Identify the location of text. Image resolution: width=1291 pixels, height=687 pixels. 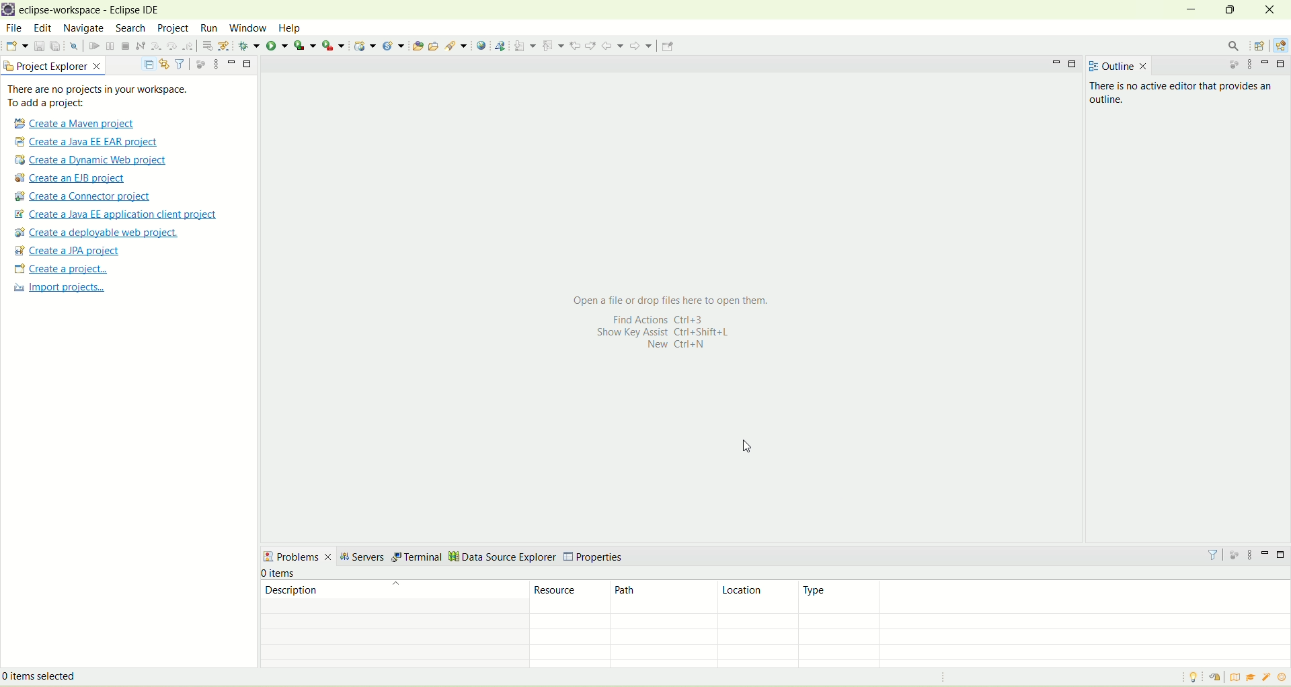
(106, 96).